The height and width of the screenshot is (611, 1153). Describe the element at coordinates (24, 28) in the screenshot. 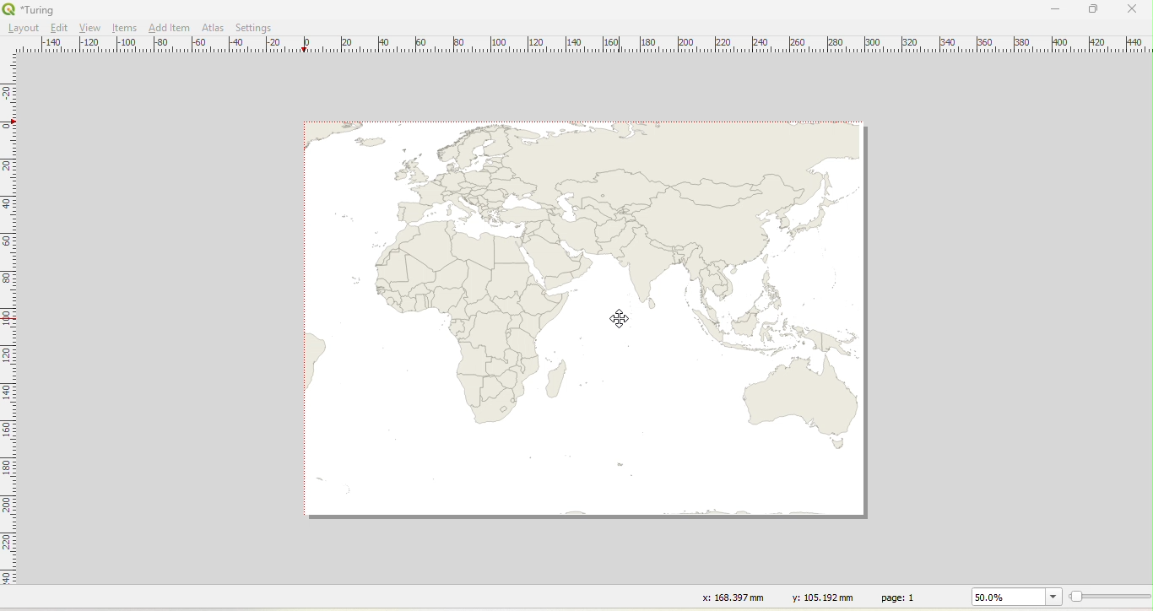

I see `Layout` at that location.